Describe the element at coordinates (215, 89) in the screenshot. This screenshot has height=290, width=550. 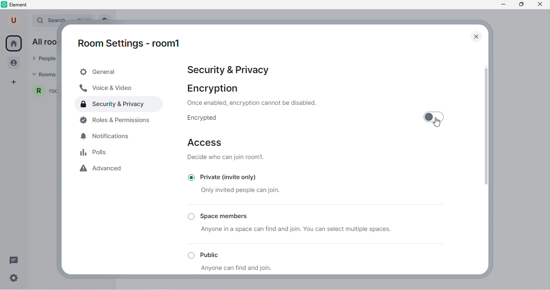
I see `encryption` at that location.